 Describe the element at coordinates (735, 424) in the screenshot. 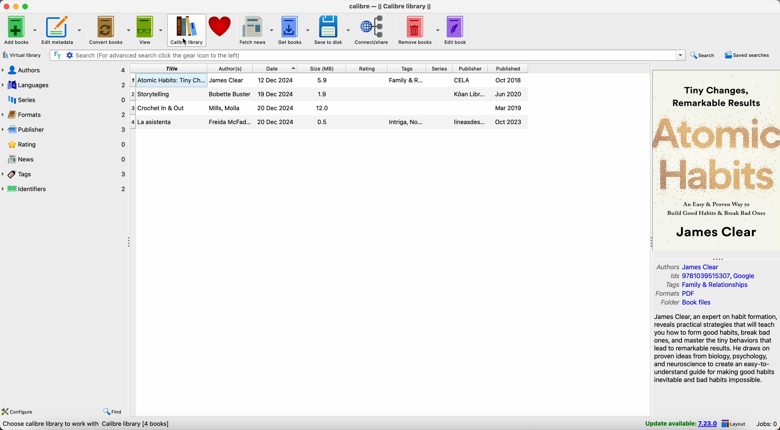

I see `layout` at that location.